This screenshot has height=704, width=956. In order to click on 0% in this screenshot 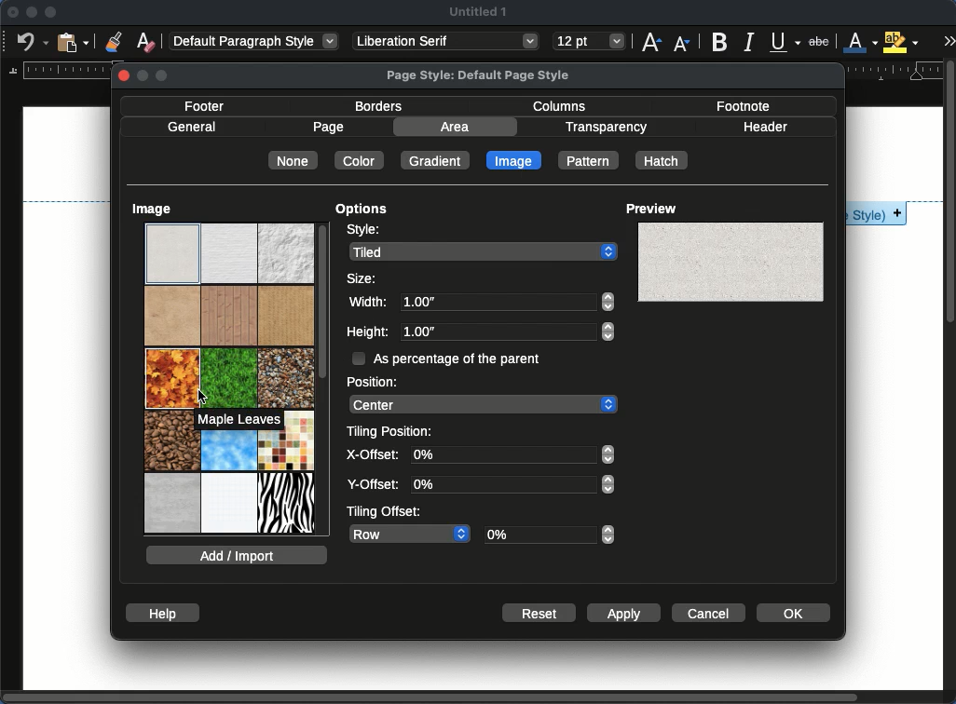, I will do `click(549, 535)`.